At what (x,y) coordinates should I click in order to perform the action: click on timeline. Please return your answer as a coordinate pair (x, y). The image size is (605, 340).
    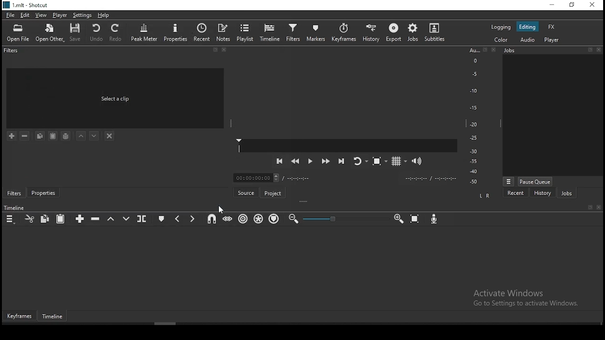
    Looking at the image, I should click on (270, 32).